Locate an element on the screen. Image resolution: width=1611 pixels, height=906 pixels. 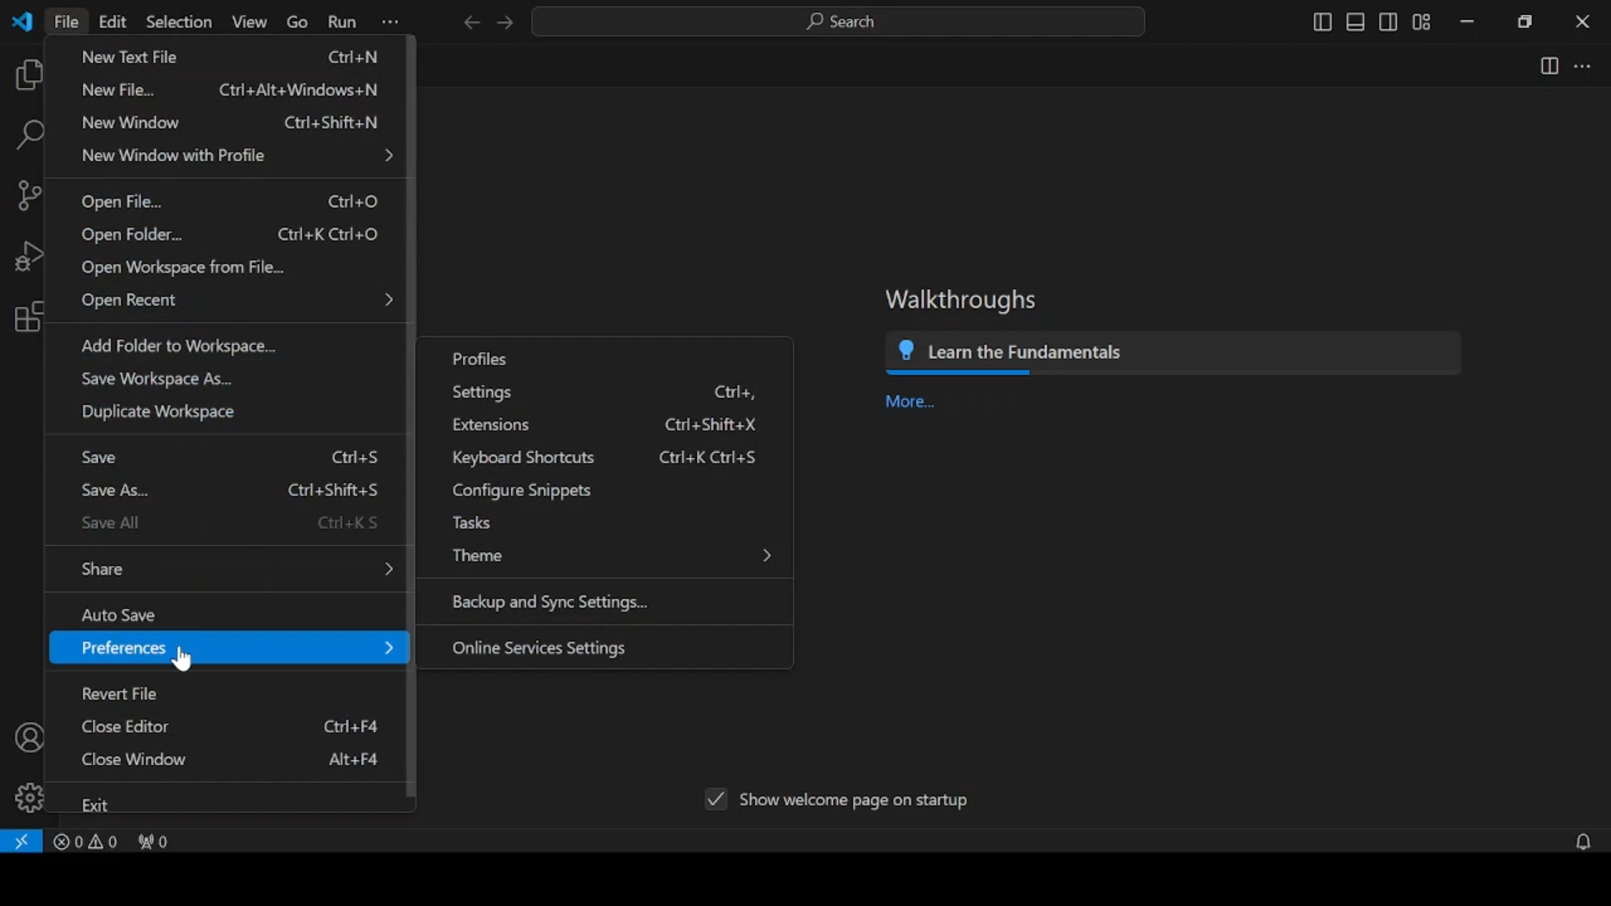
extensions is located at coordinates (28, 315).